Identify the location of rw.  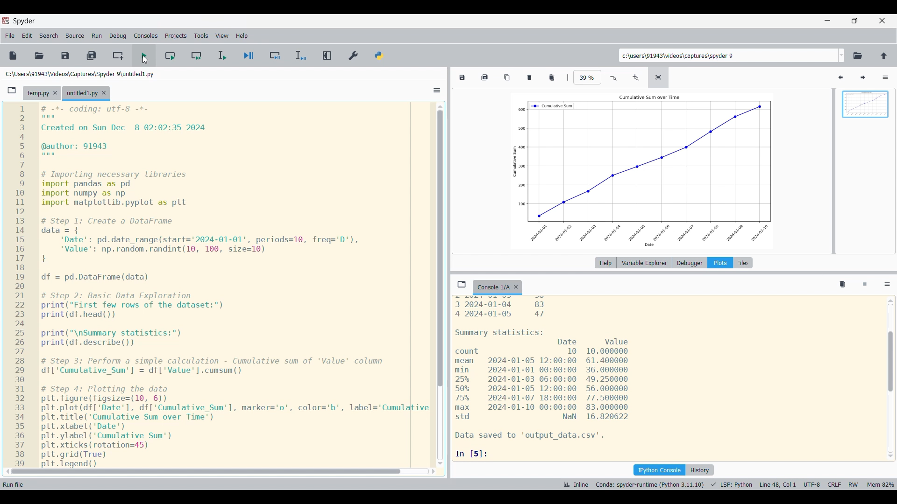
(855, 484).